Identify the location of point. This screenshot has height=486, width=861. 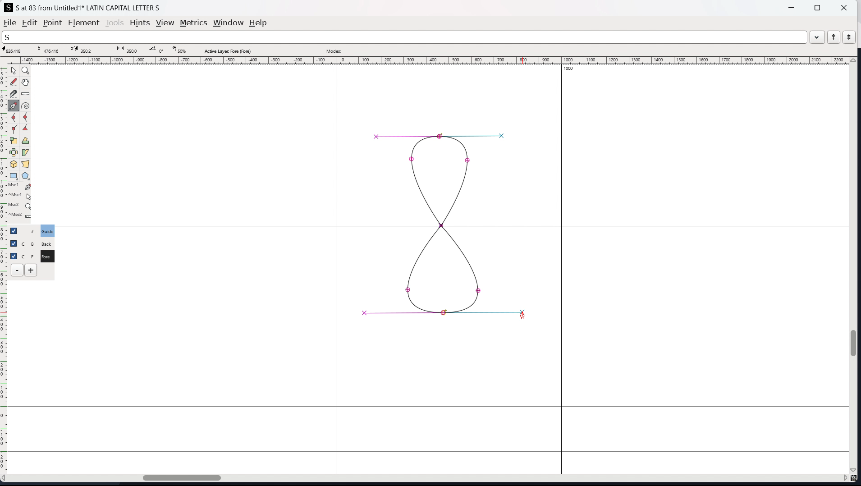
(52, 23).